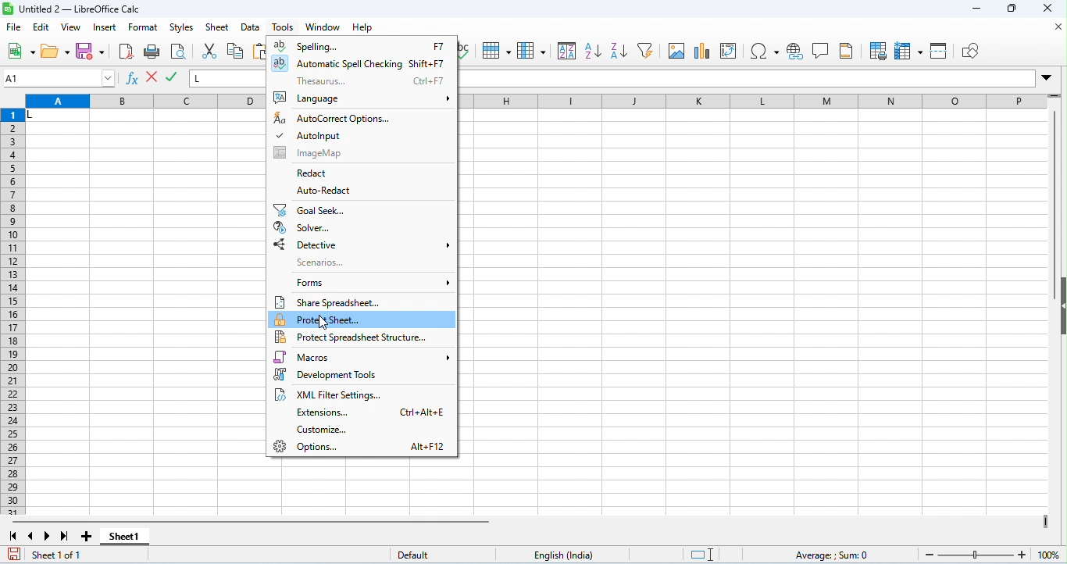  What do you see at coordinates (21, 52) in the screenshot?
I see `new` at bounding box center [21, 52].